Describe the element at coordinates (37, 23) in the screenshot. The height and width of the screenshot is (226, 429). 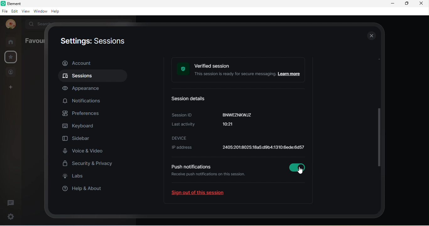
I see `search` at that location.